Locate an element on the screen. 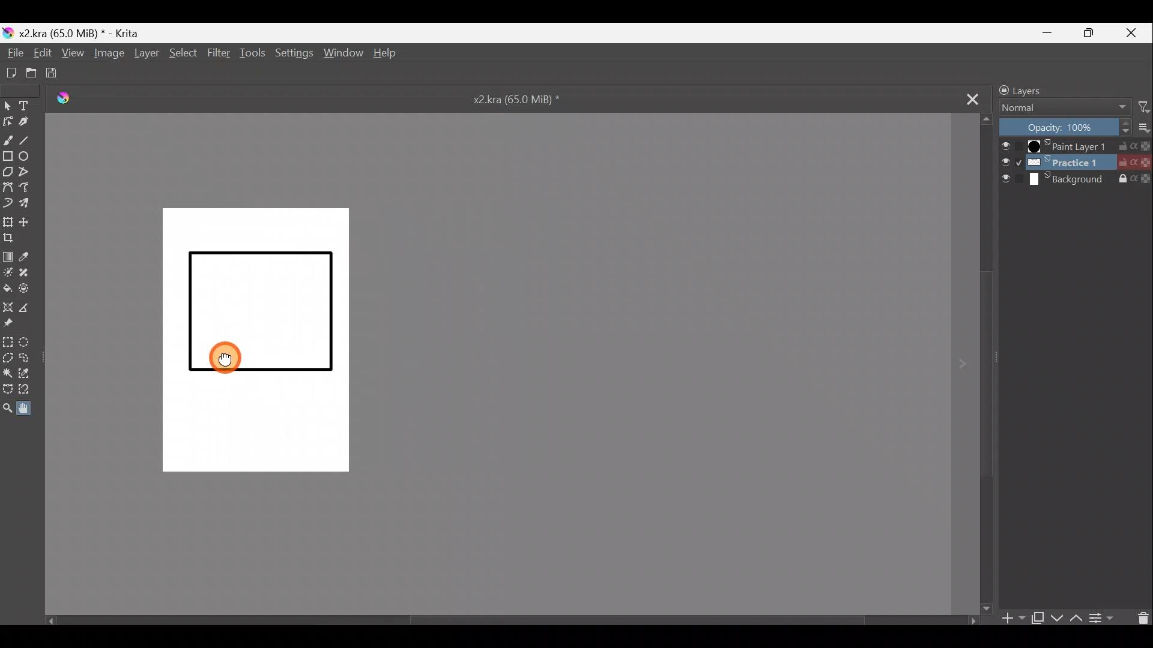 The width and height of the screenshot is (1153, 648). Bezier curve selection tool is located at coordinates (8, 391).